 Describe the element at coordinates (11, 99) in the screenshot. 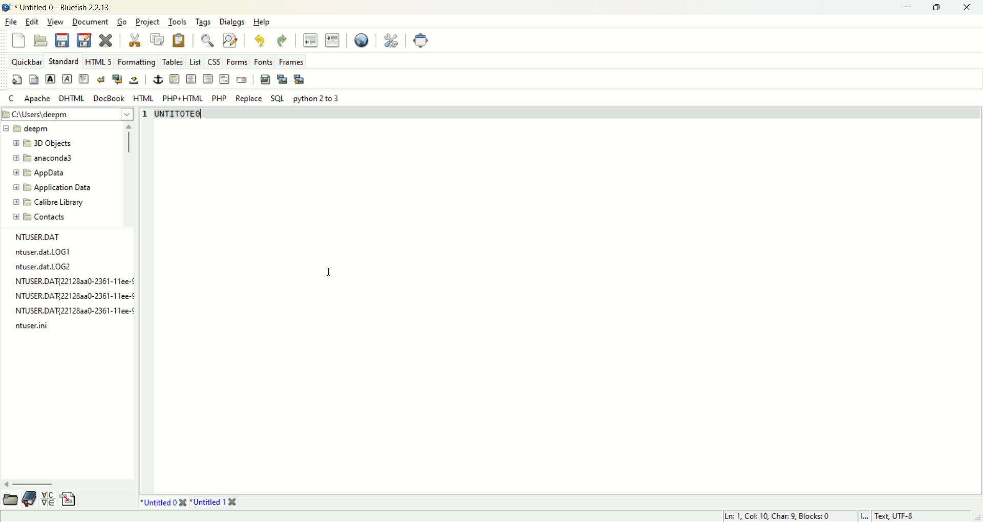

I see `C` at that location.